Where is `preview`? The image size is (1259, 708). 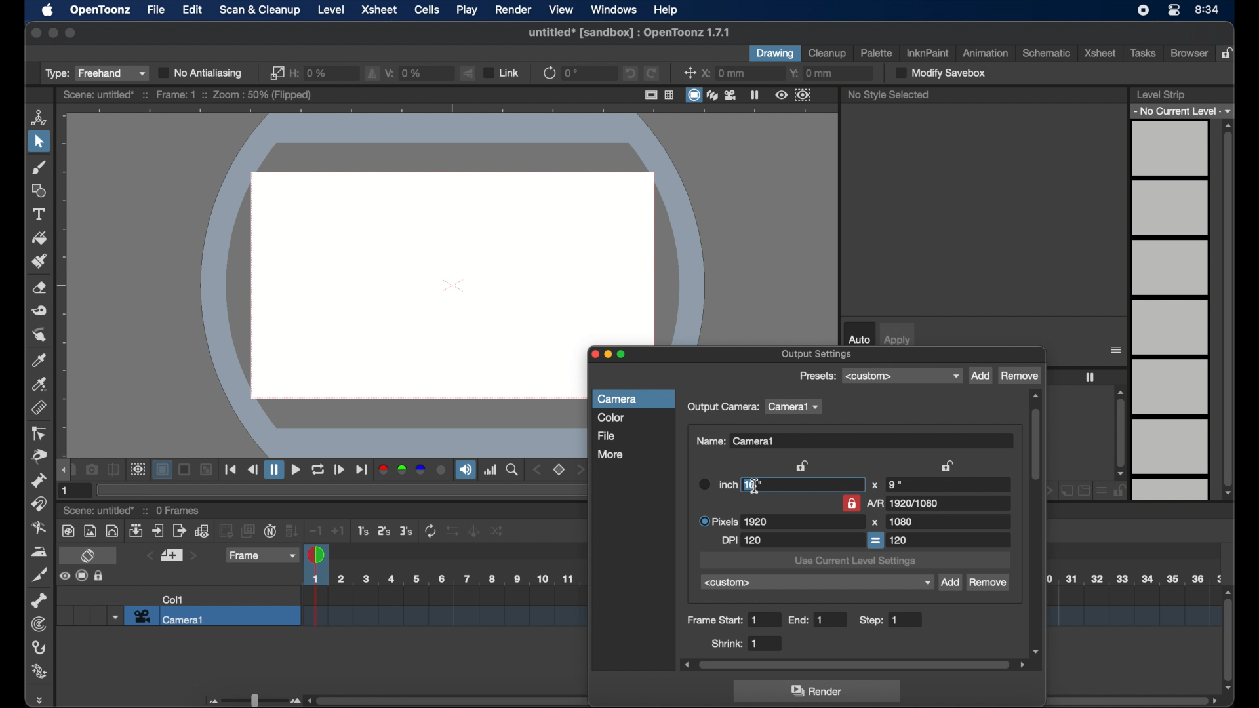 preview is located at coordinates (138, 469).